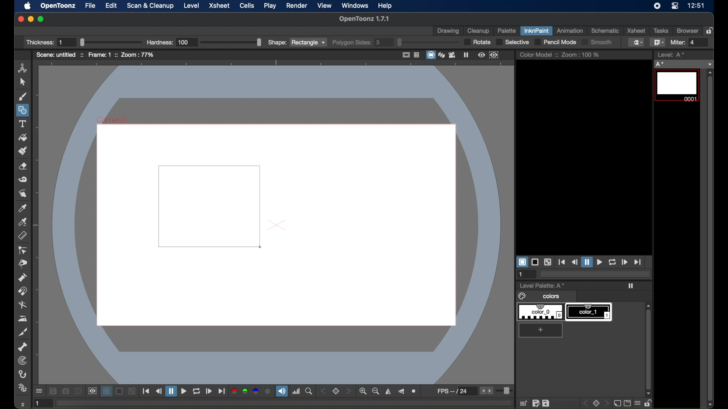 Image resolution: width=728 pixels, height=409 pixels. What do you see at coordinates (657, 42) in the screenshot?
I see `polyline fill tool` at bounding box center [657, 42].